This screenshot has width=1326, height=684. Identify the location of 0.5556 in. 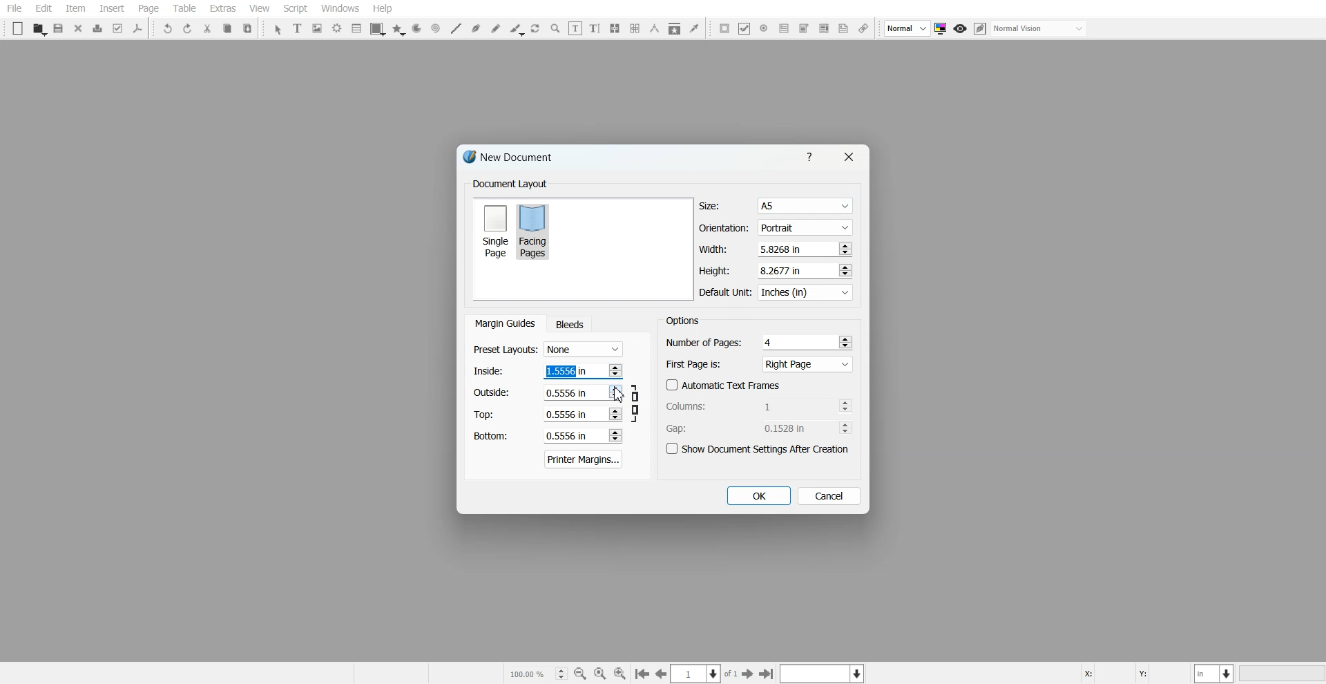
(564, 392).